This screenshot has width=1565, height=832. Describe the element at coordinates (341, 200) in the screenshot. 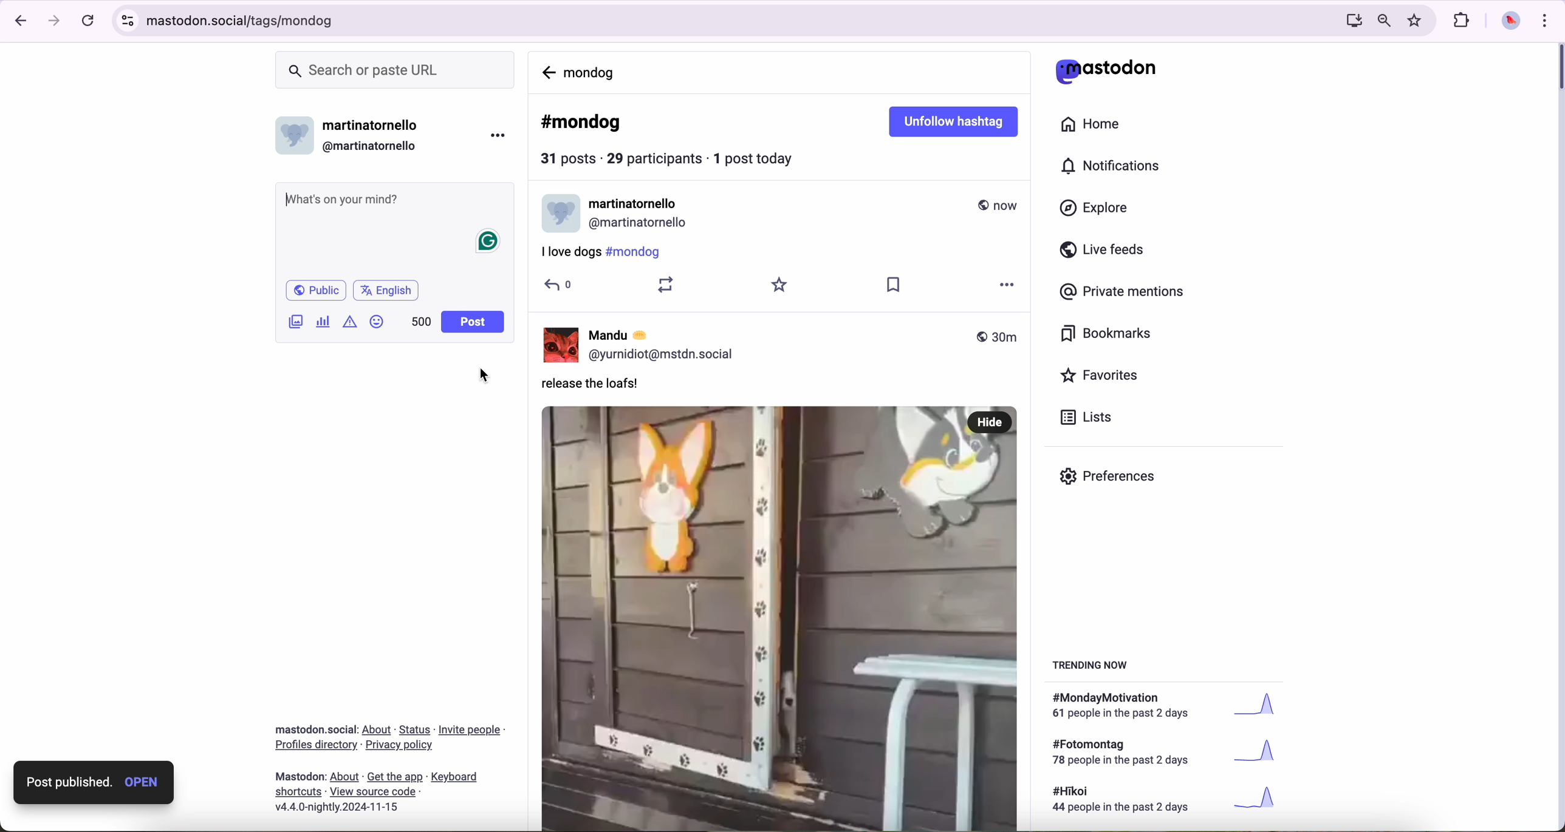

I see `Whats on your mind?` at that location.